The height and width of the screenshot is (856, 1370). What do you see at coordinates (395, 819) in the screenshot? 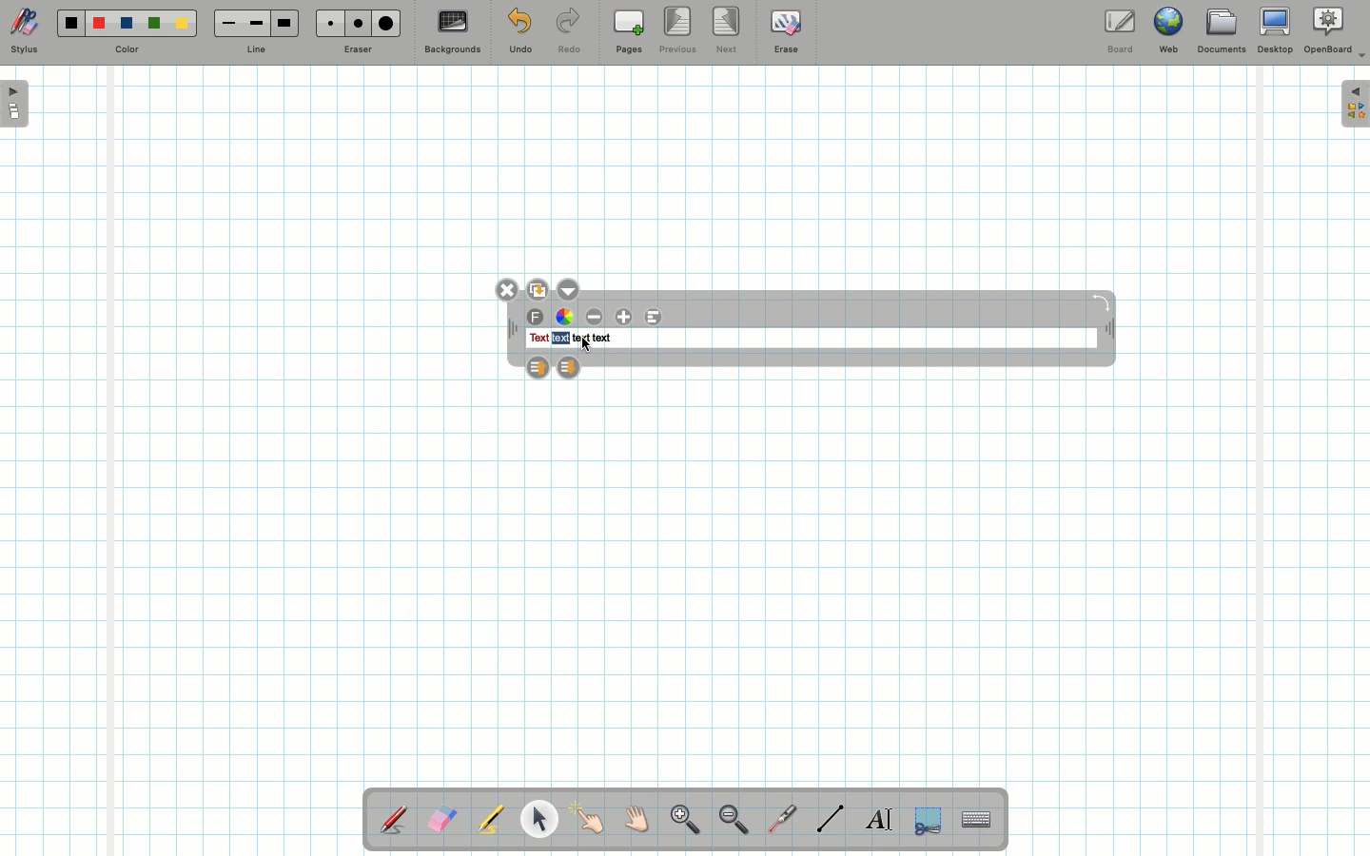
I see `Stylus` at bounding box center [395, 819].